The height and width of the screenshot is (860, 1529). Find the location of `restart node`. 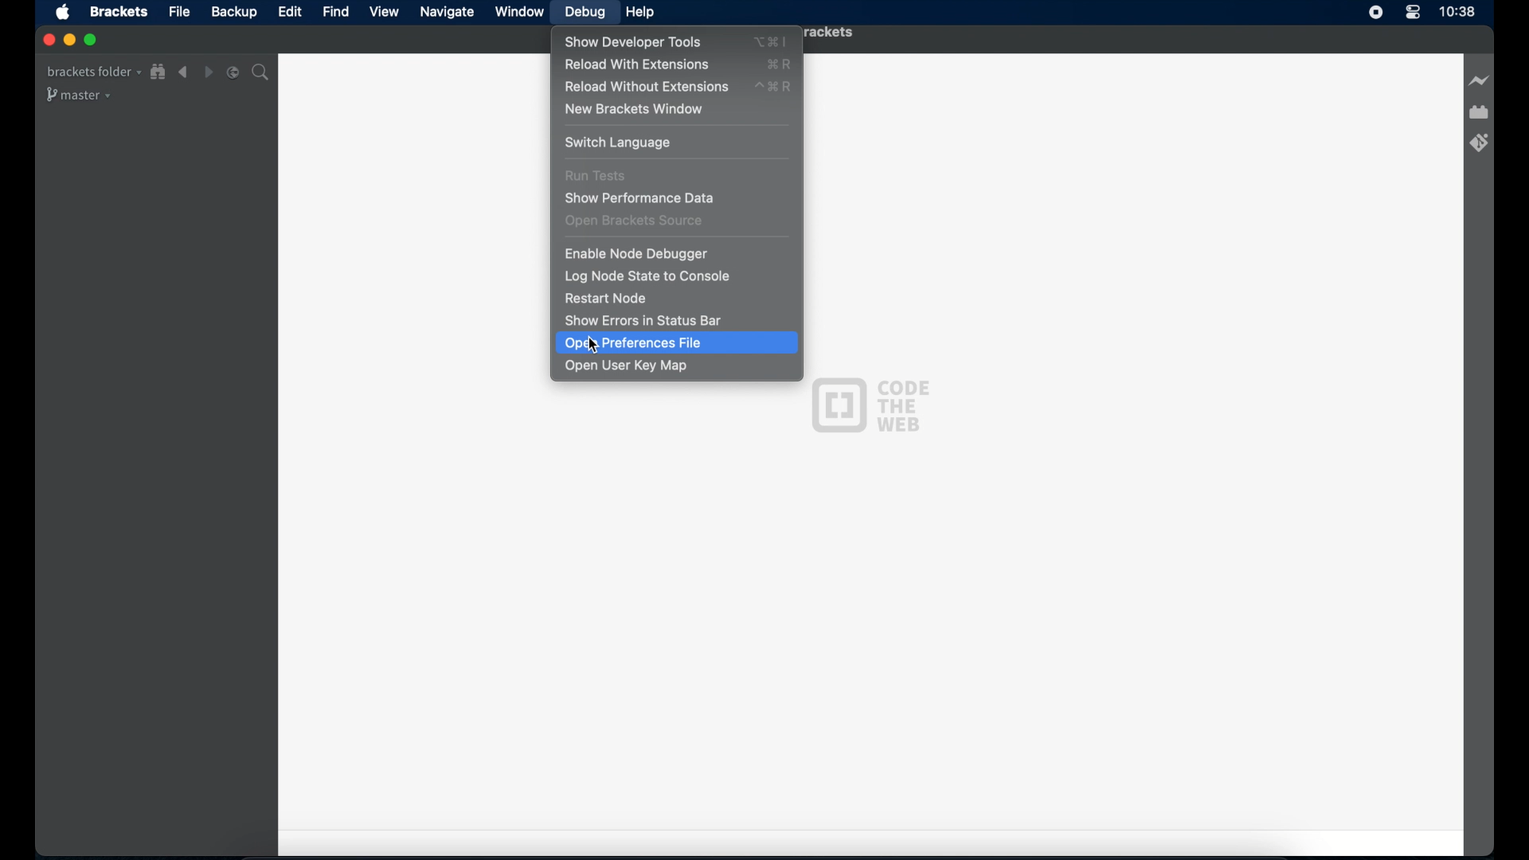

restart node is located at coordinates (606, 299).